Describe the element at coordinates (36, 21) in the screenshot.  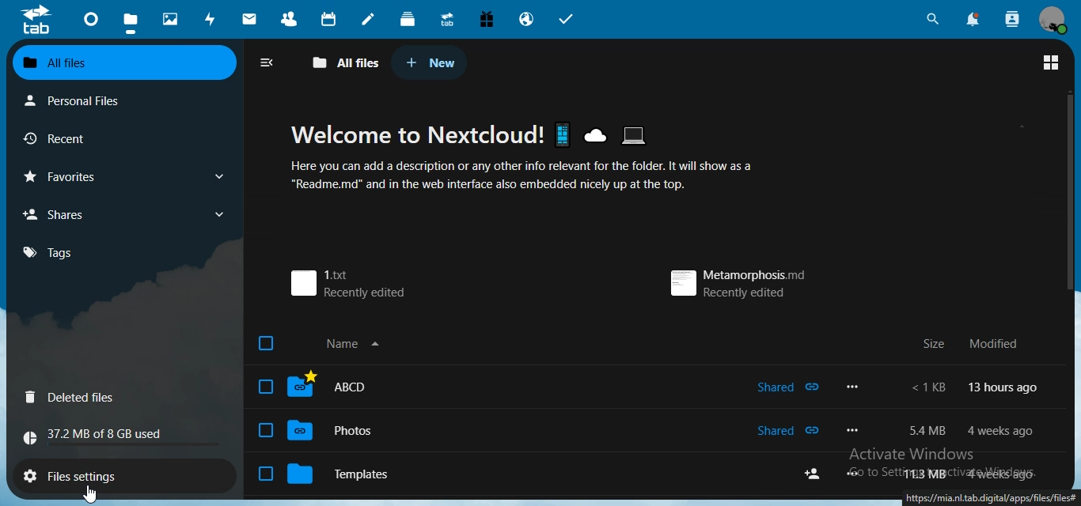
I see `icon` at that location.